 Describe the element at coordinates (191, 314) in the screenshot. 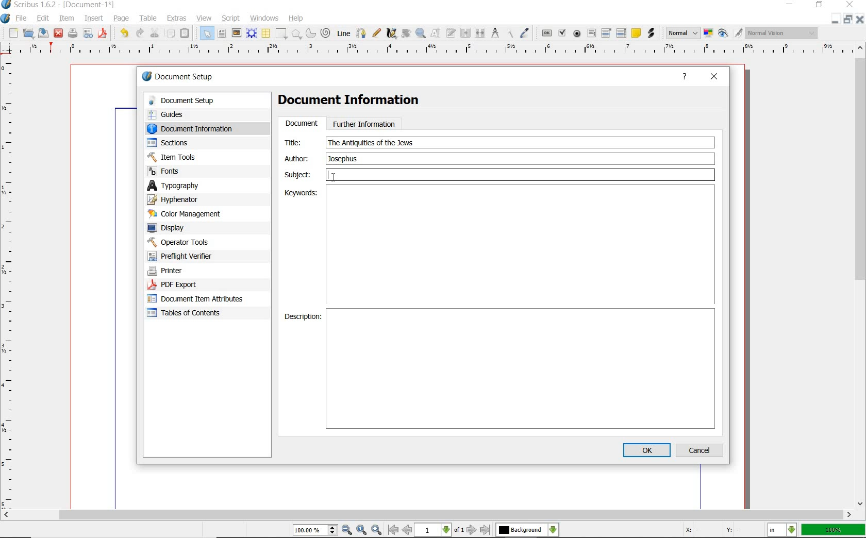

I see `tables of contents` at that location.